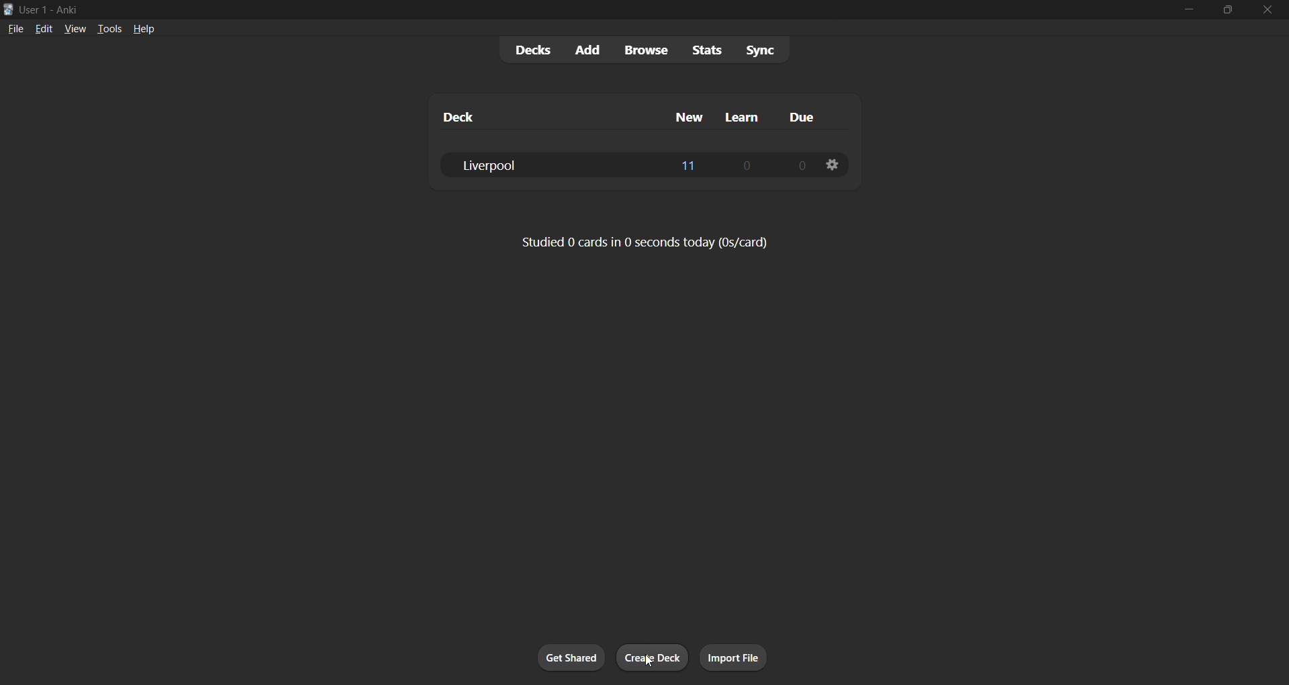 Image resolution: width=1289 pixels, height=685 pixels. Describe the element at coordinates (833, 167) in the screenshot. I see `deck options` at that location.